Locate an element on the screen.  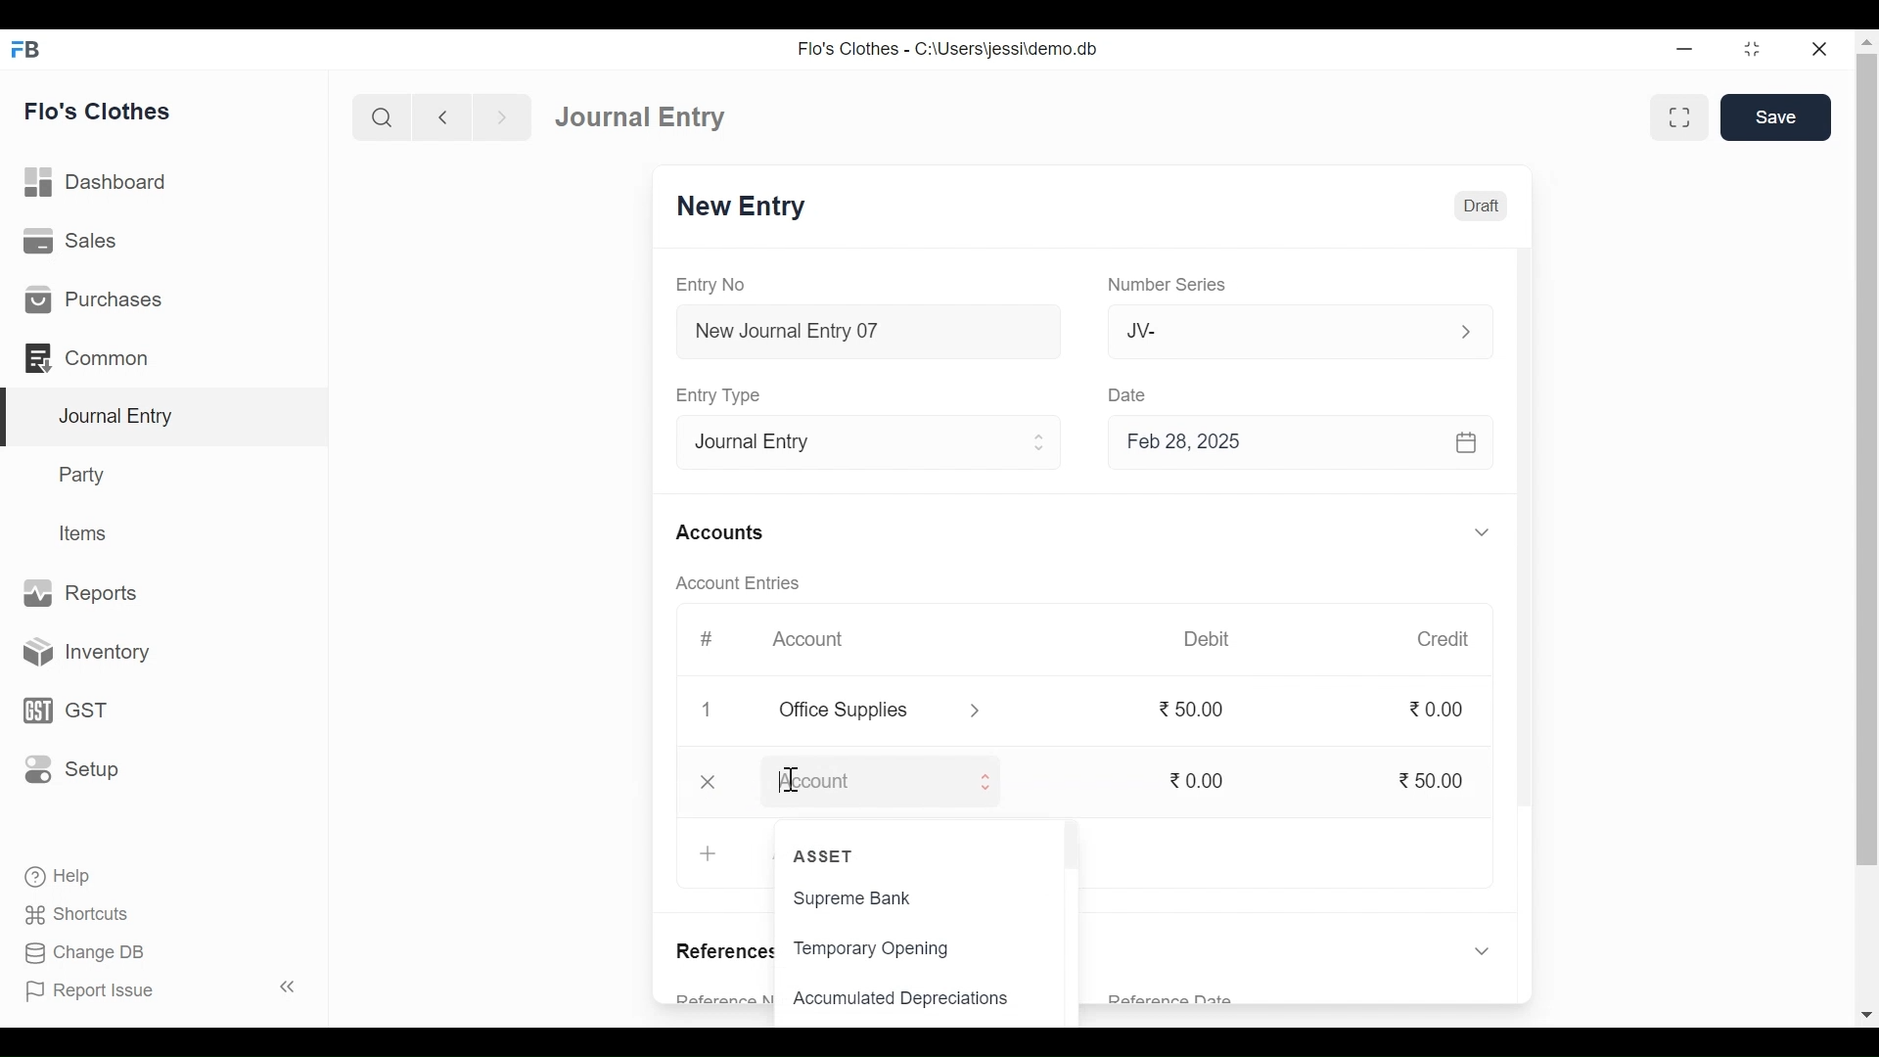
Accumulated Depreciations is located at coordinates (902, 999).